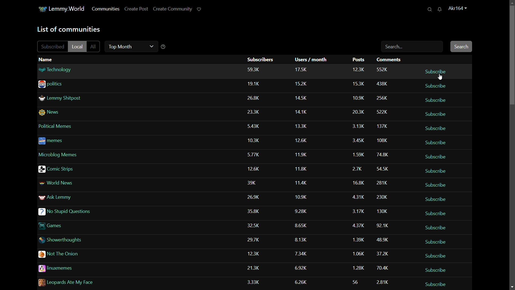  What do you see at coordinates (255, 226) in the screenshot?
I see `subscribers` at bounding box center [255, 226].